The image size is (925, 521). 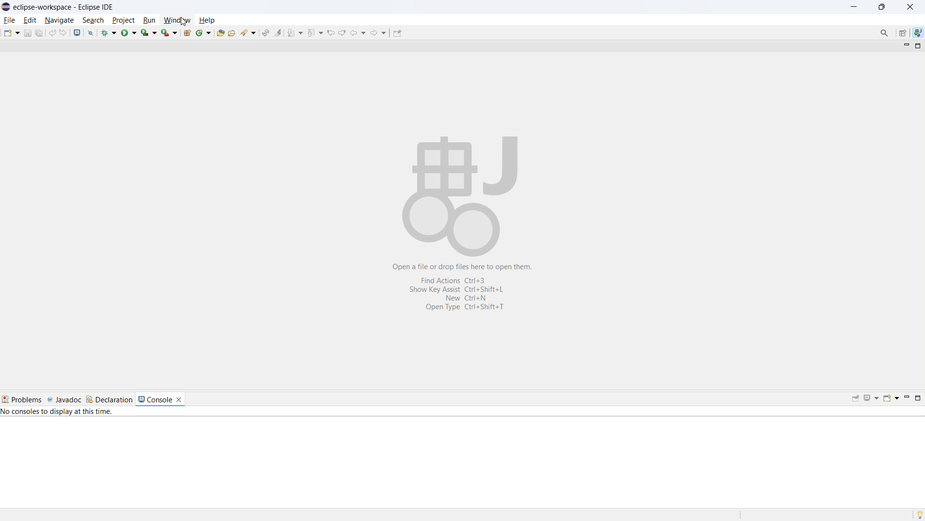 I want to click on pin console, so click(x=856, y=398).